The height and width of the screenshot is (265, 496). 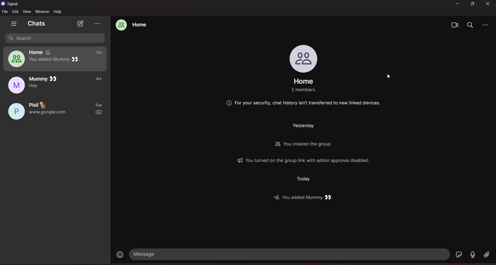 I want to click on show tabs, so click(x=13, y=24).